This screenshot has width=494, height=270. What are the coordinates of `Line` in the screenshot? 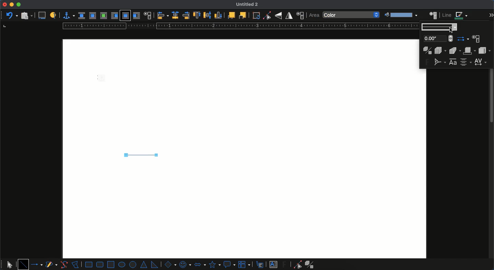 It's located at (140, 155).